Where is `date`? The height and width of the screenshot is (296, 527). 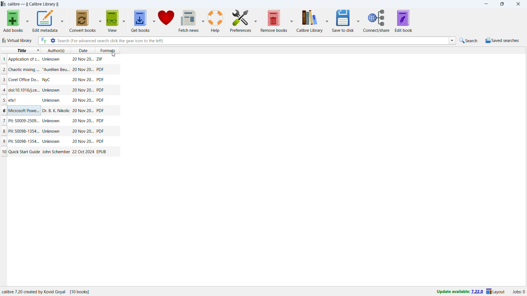
date is located at coordinates (82, 70).